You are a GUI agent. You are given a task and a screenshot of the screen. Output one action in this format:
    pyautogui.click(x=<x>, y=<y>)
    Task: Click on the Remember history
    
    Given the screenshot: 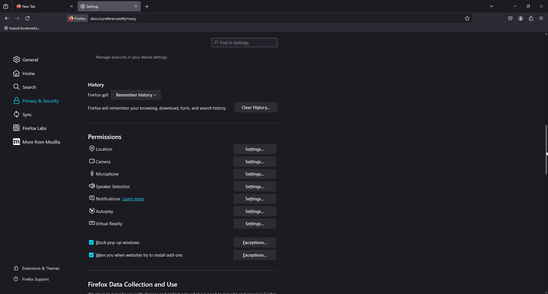 What is the action you would take?
    pyautogui.click(x=136, y=95)
    